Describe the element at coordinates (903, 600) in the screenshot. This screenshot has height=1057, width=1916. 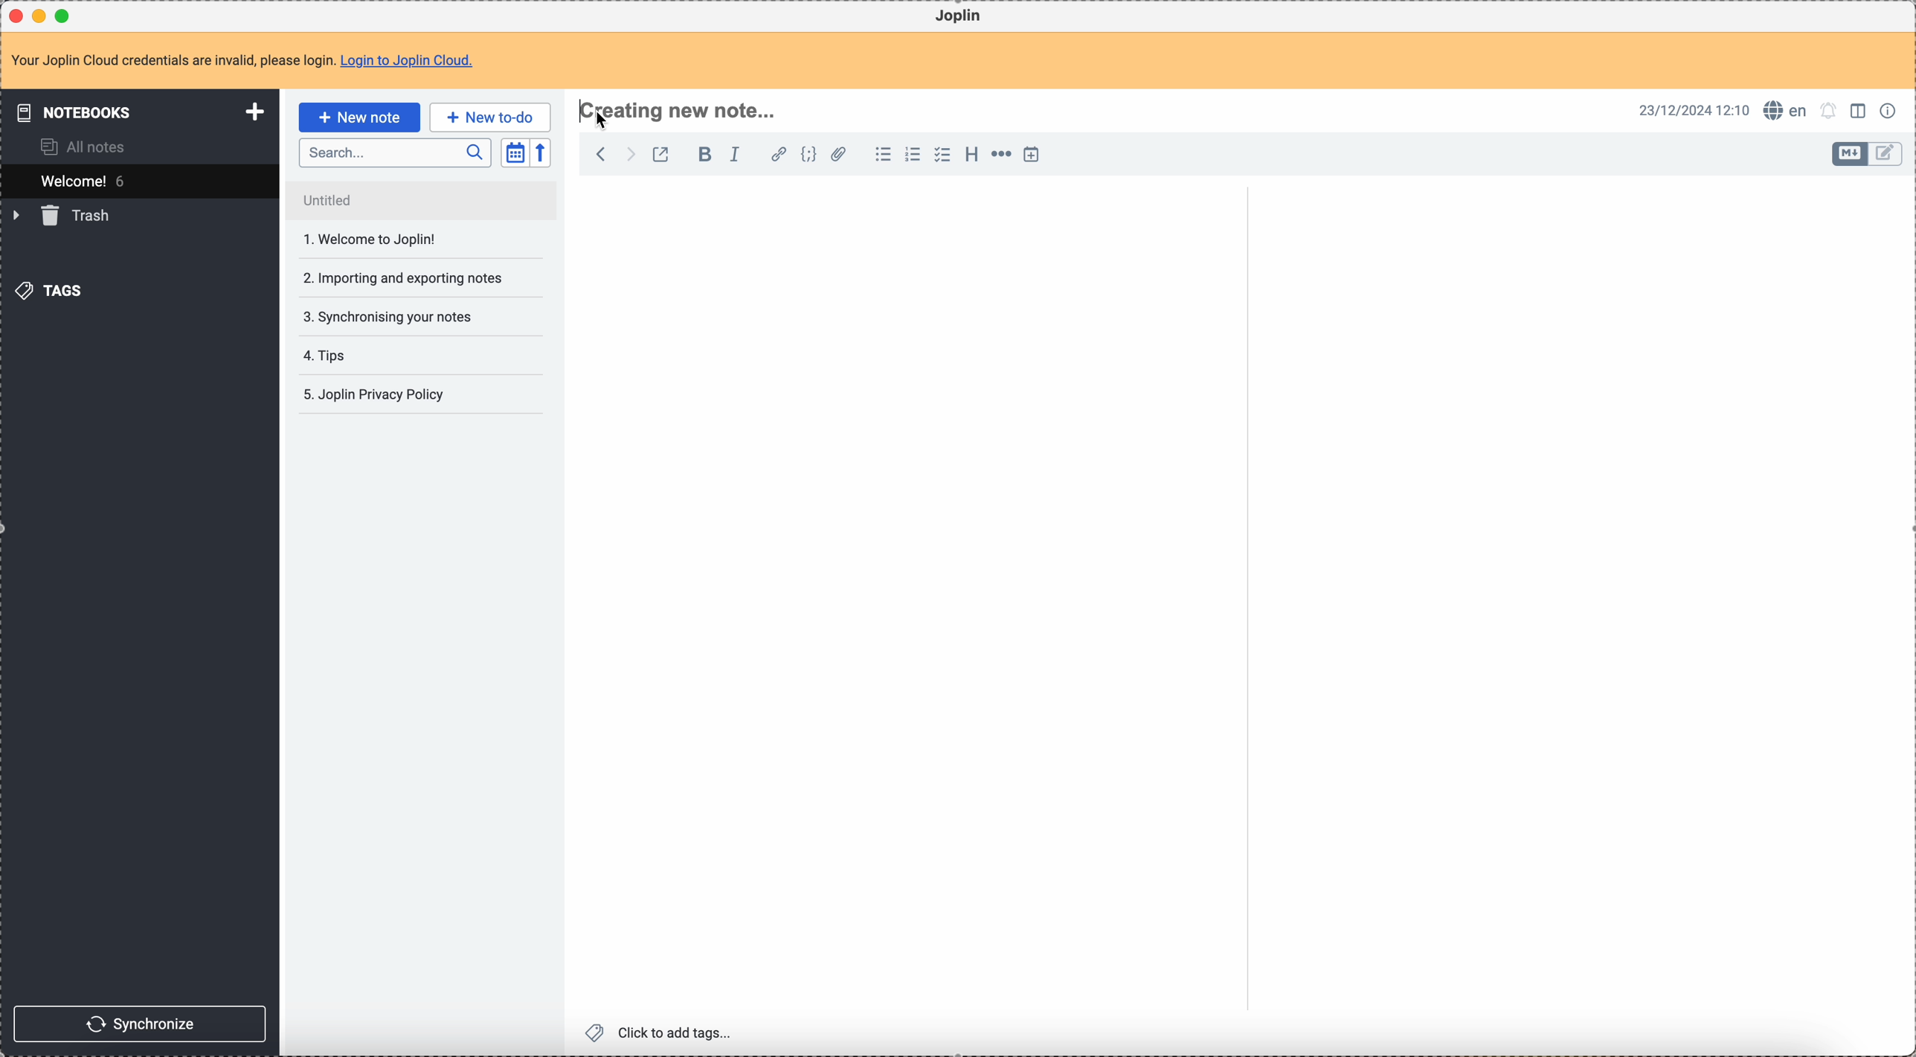
I see `body ` at that location.